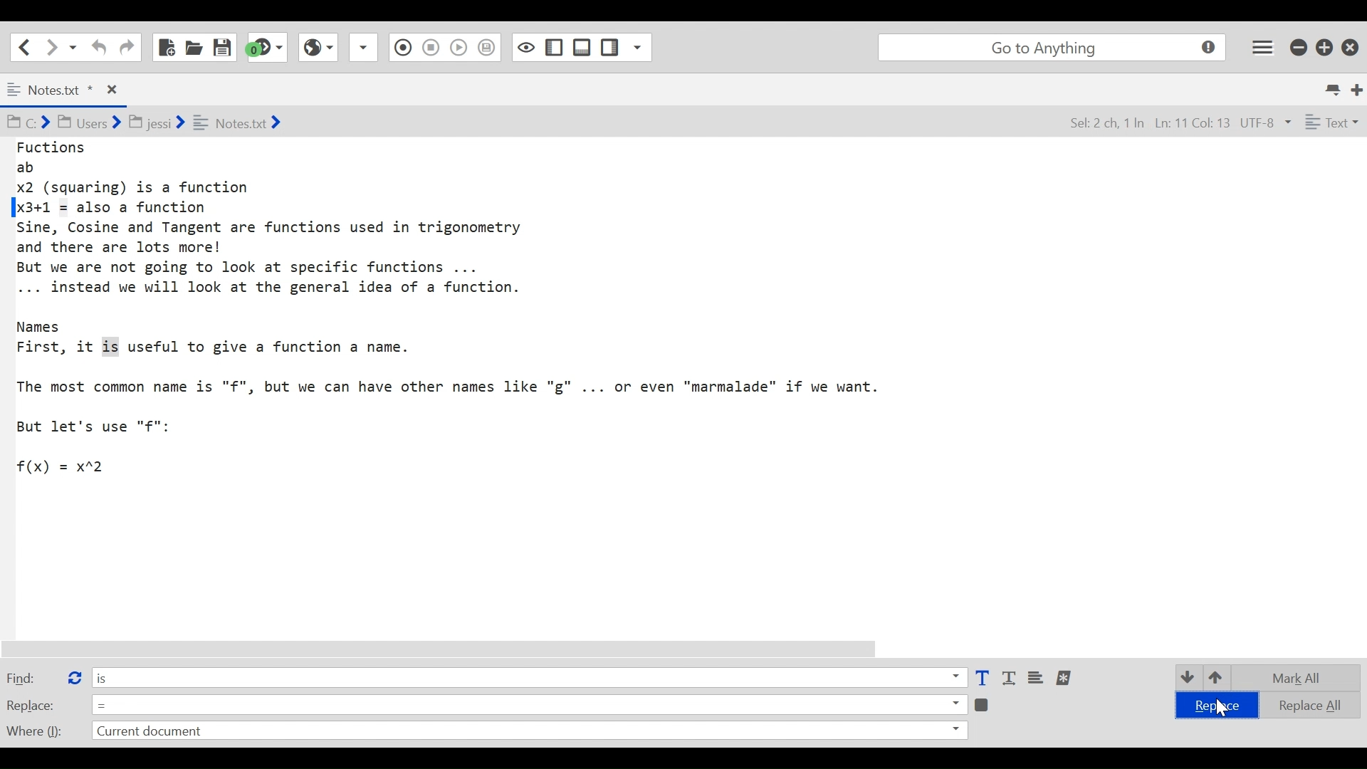 Image resolution: width=1367 pixels, height=769 pixels. What do you see at coordinates (1358, 88) in the screenshot?
I see `New Tab` at bounding box center [1358, 88].